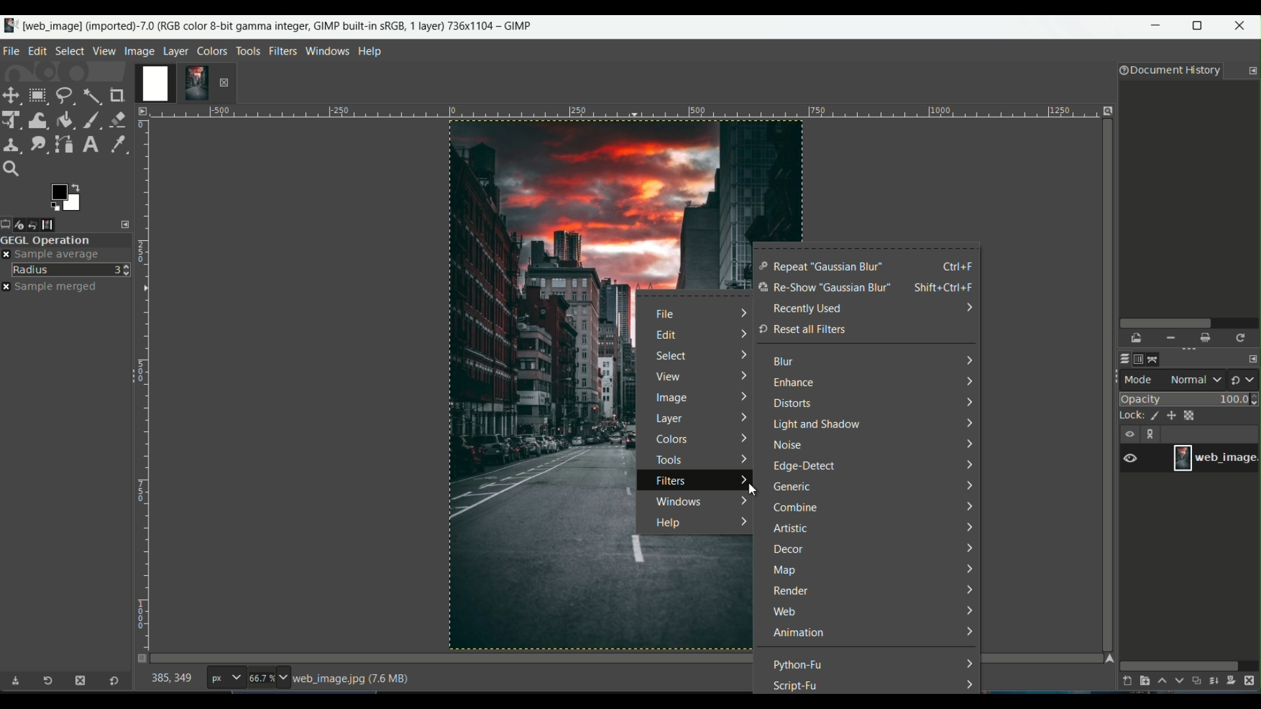 Image resolution: width=1261 pixels, height=709 pixels. I want to click on artistic, so click(789, 530).